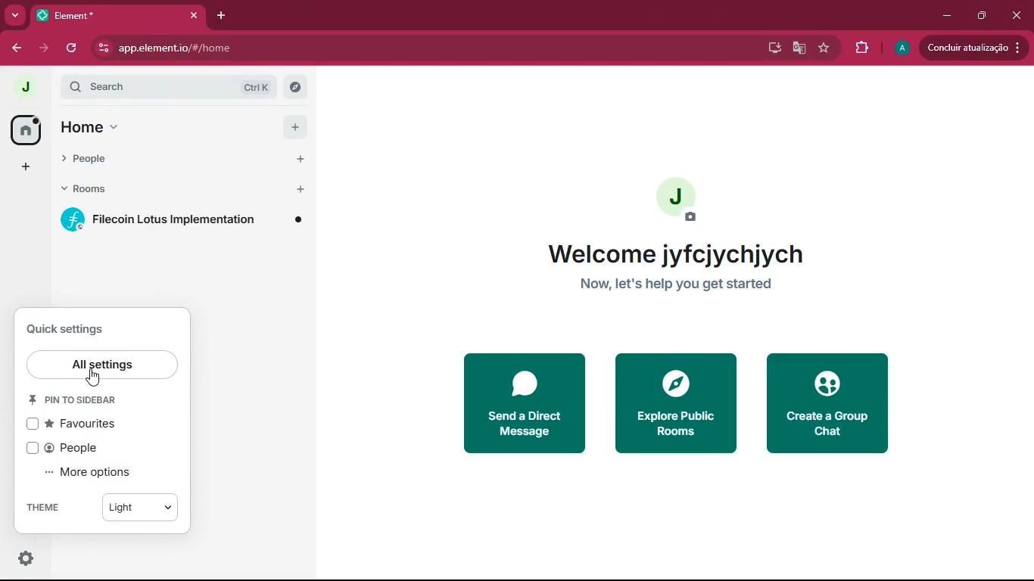 This screenshot has width=1034, height=581. I want to click on room, so click(185, 222).